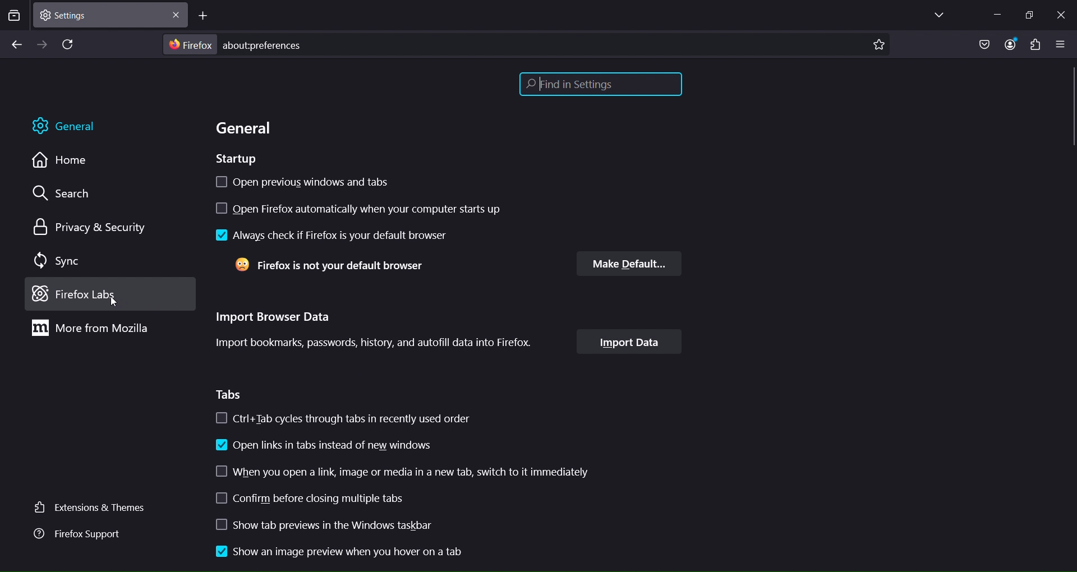 This screenshot has height=572, width=1077. Describe the element at coordinates (935, 16) in the screenshot. I see `list all tabs` at that location.